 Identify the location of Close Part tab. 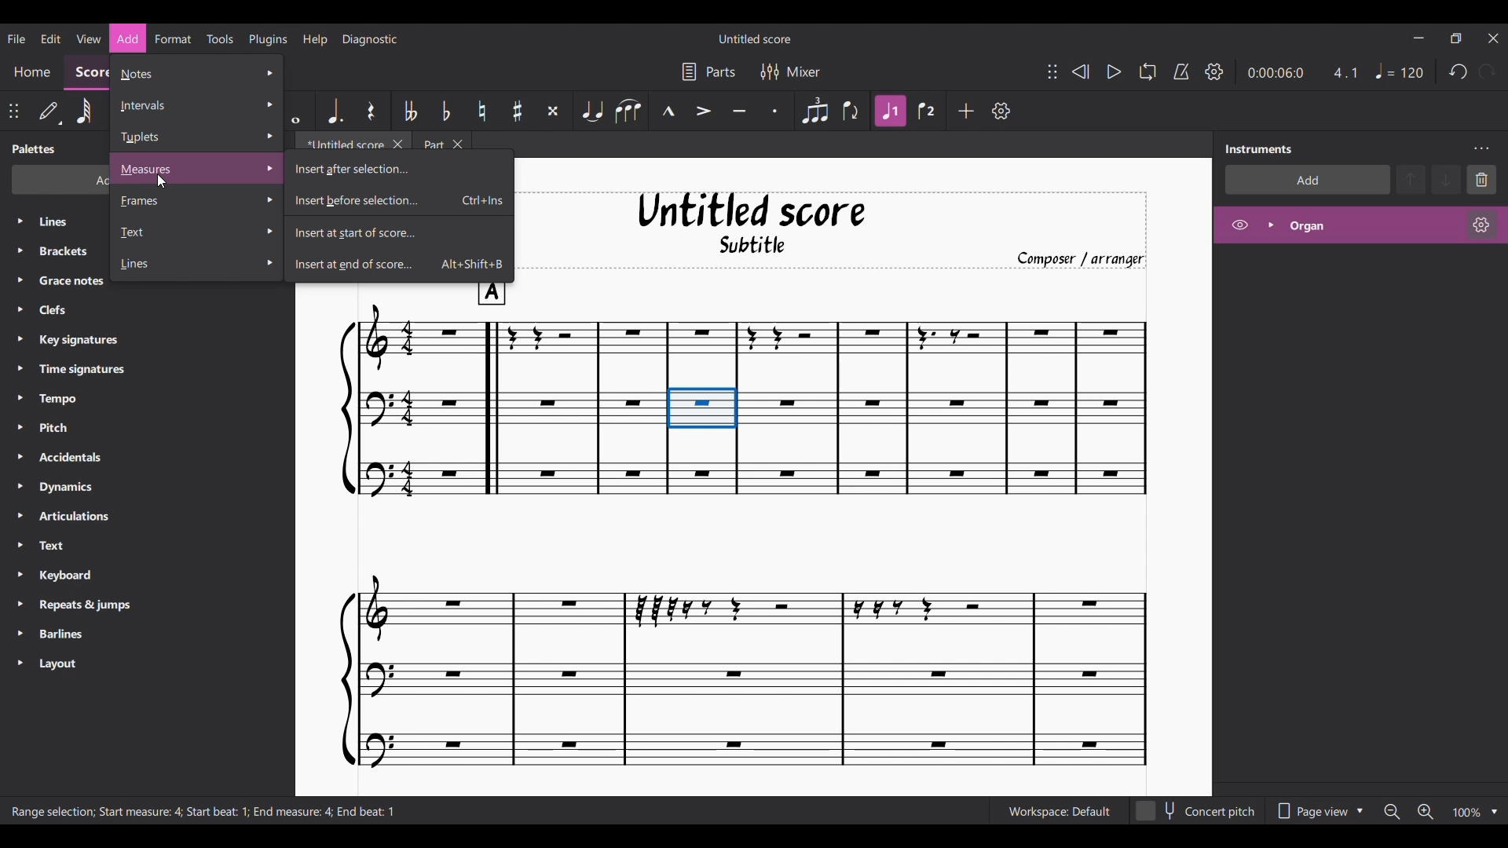
(458, 144).